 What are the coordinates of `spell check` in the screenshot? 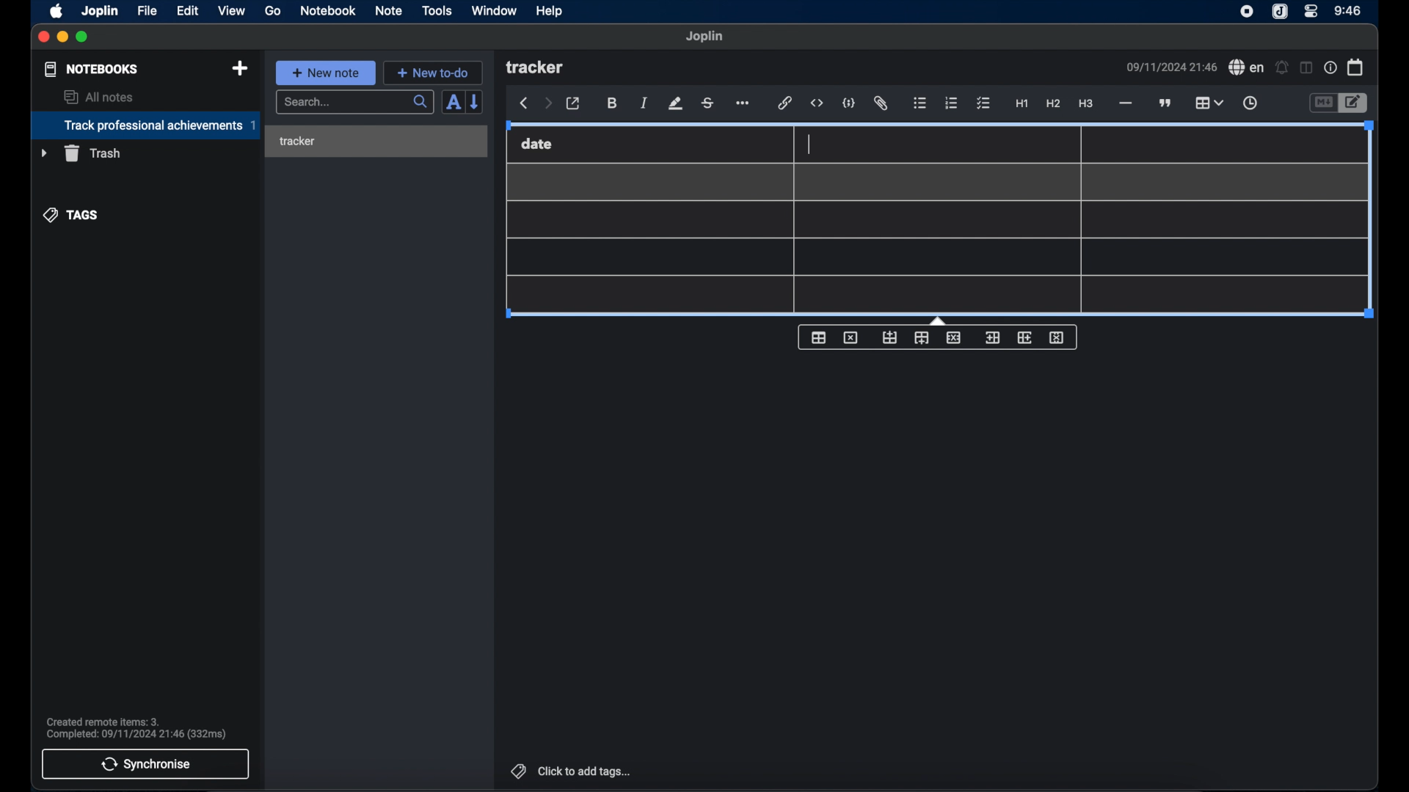 It's located at (1246, 67).